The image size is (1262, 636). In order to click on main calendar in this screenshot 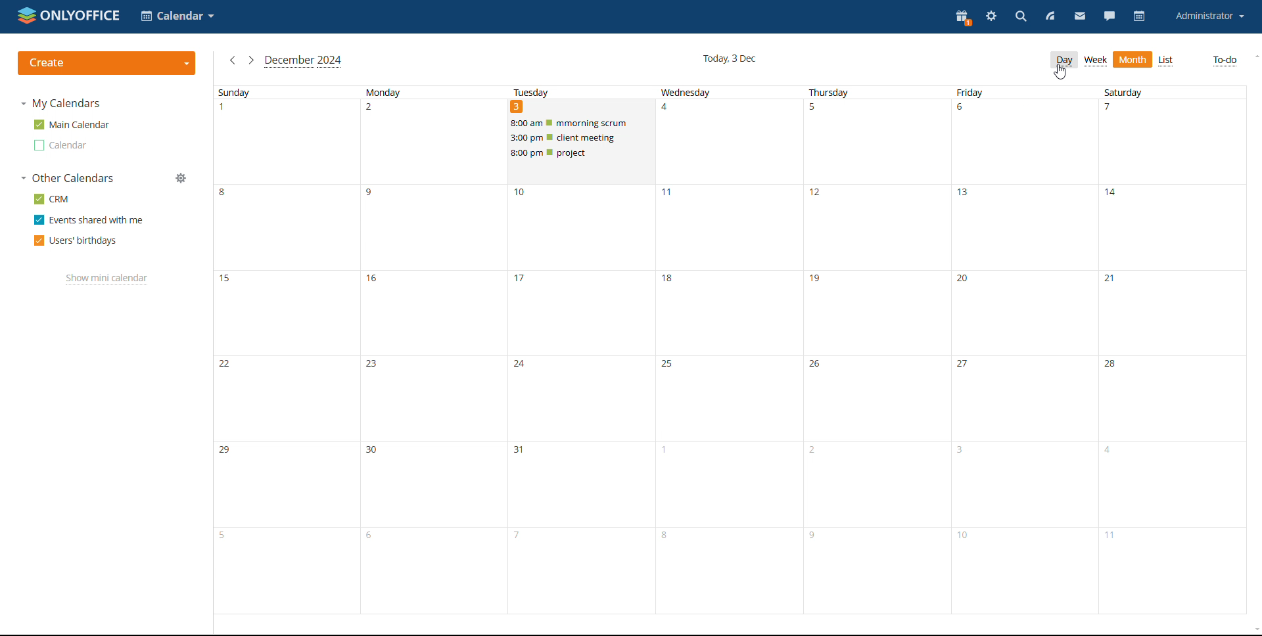, I will do `click(70, 125)`.